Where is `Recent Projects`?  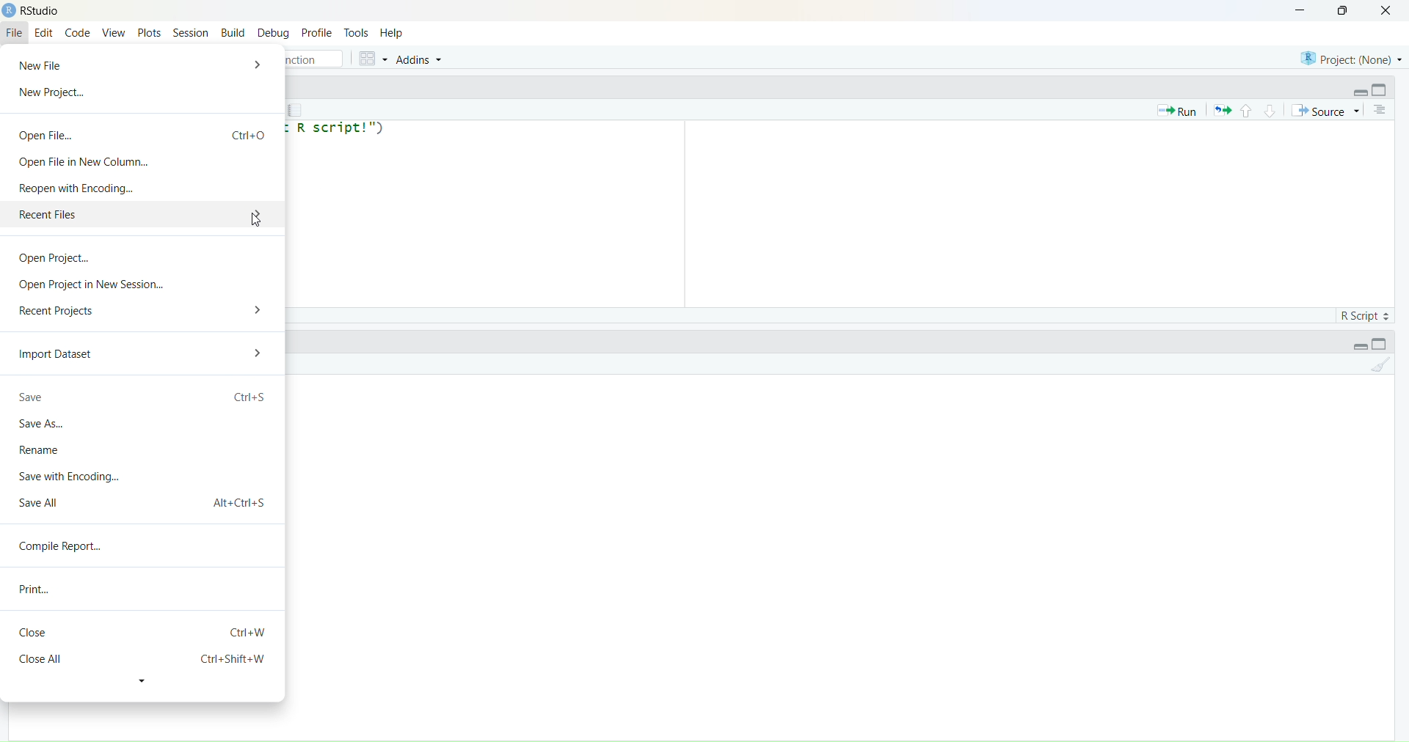 Recent Projects is located at coordinates (59, 309).